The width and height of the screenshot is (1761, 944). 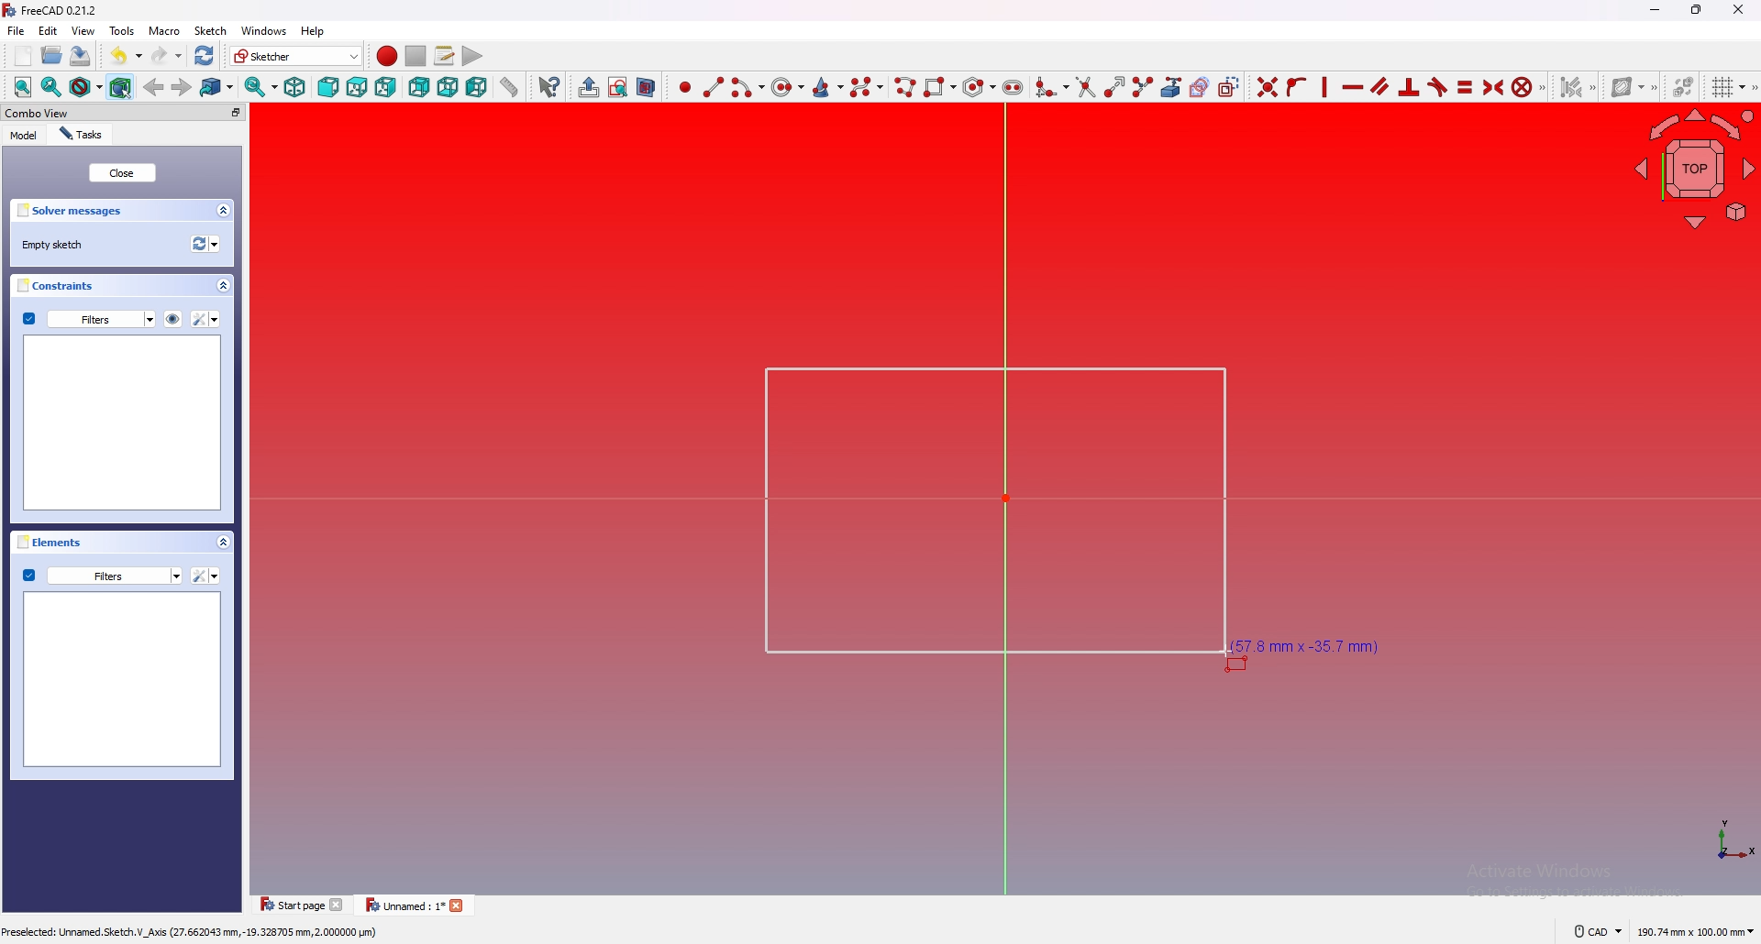 What do you see at coordinates (121, 87) in the screenshot?
I see `bounding box` at bounding box center [121, 87].